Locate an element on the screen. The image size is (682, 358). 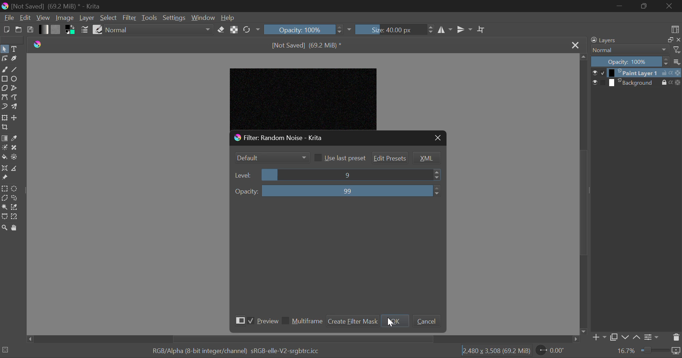
Close is located at coordinates (575, 44).